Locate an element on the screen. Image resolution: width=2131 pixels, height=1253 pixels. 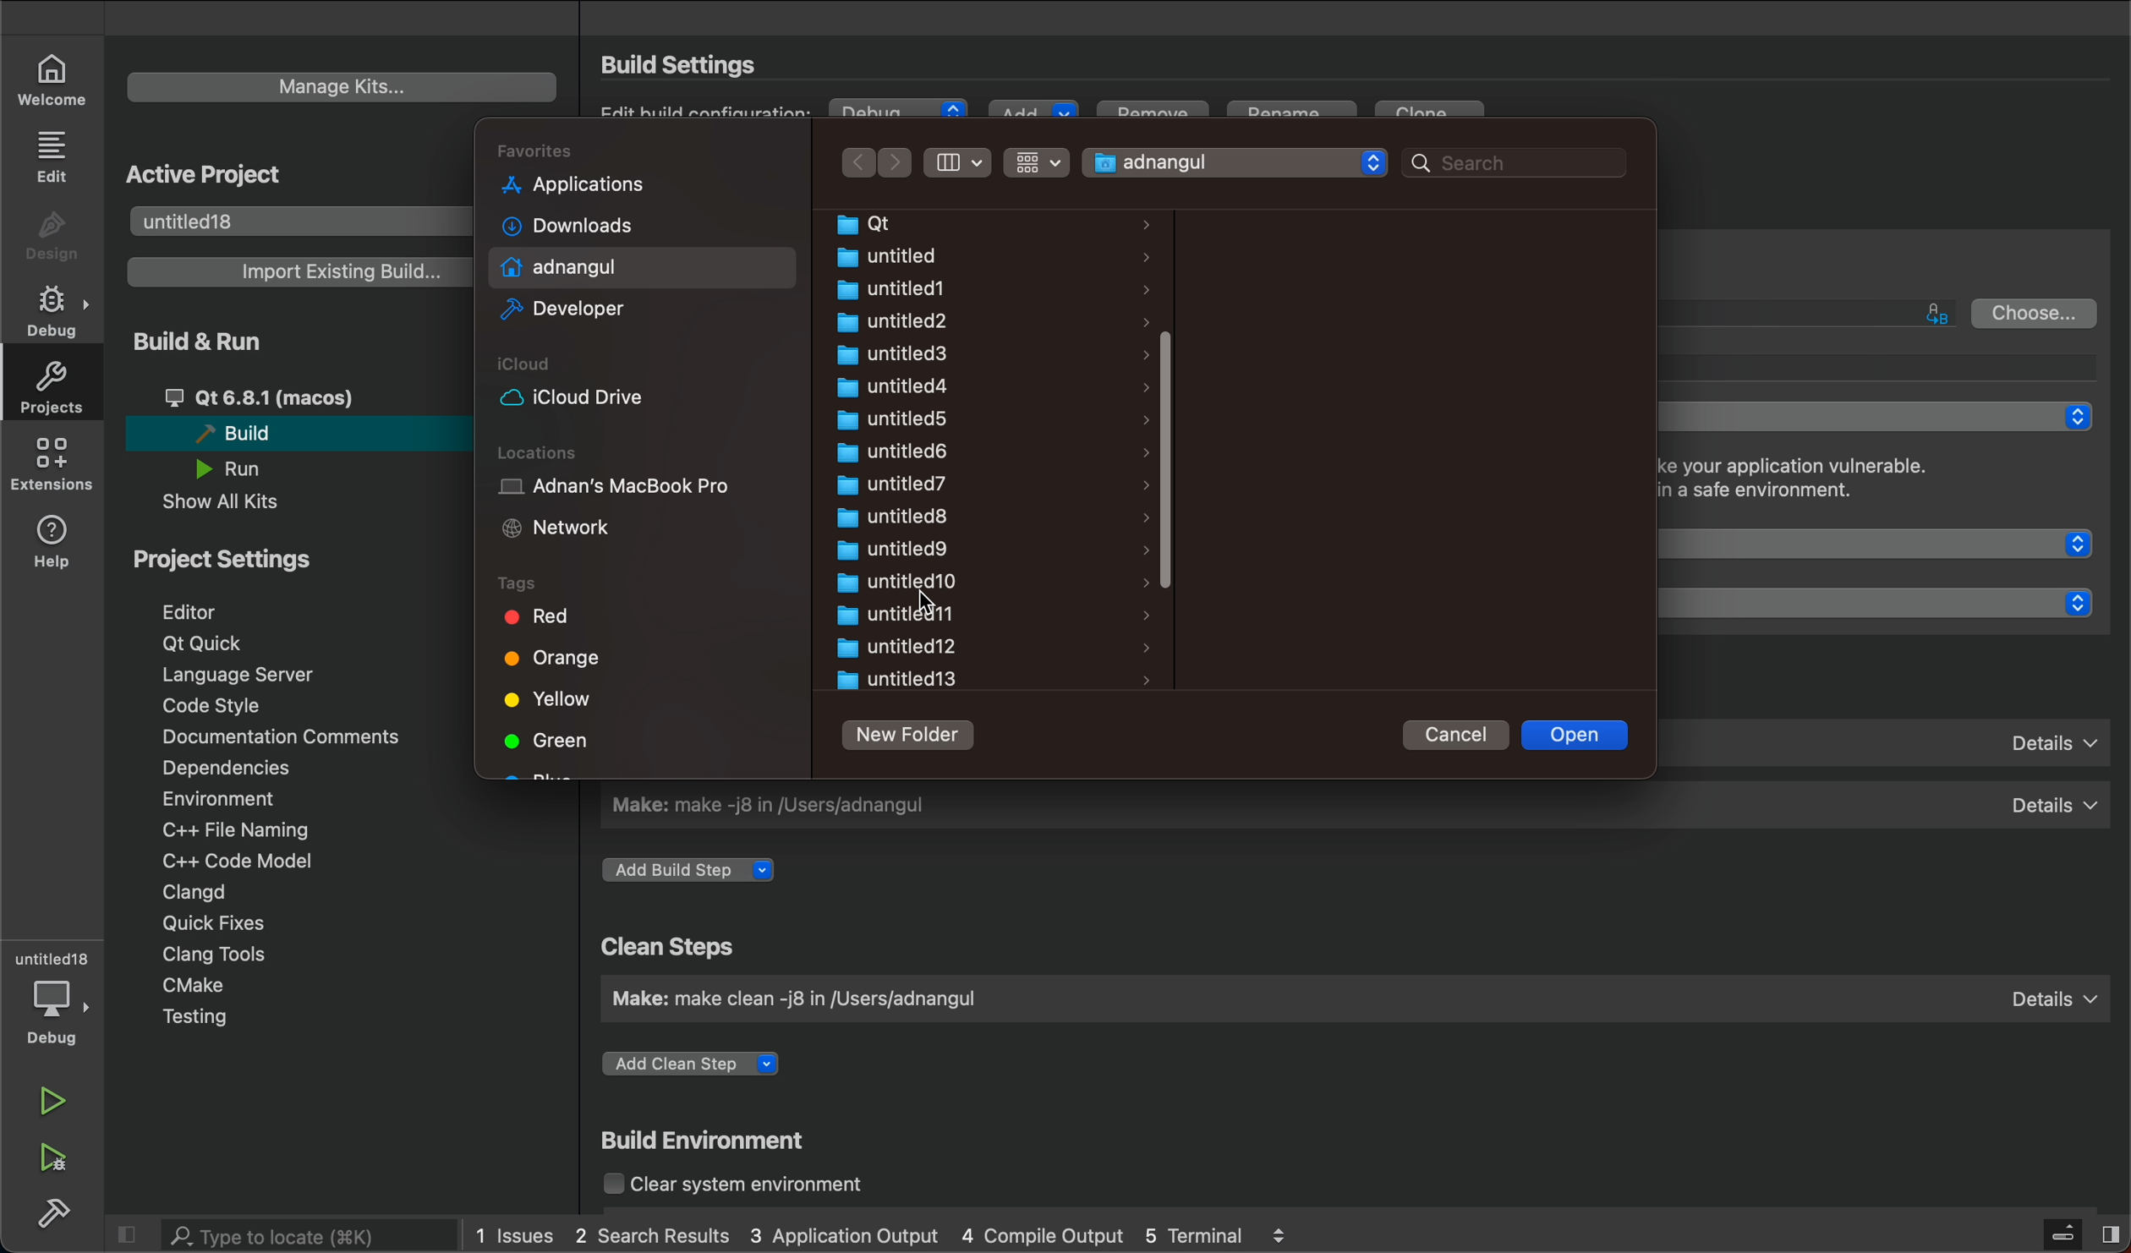
design is located at coordinates (50, 233).